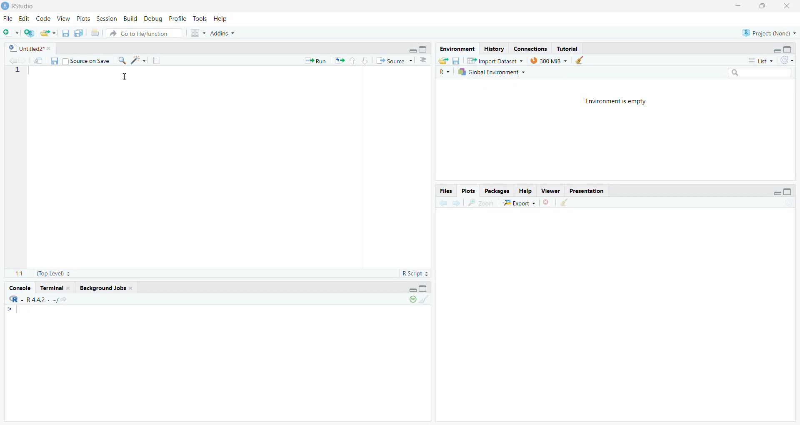  Describe the element at coordinates (784, 7) in the screenshot. I see `close` at that location.